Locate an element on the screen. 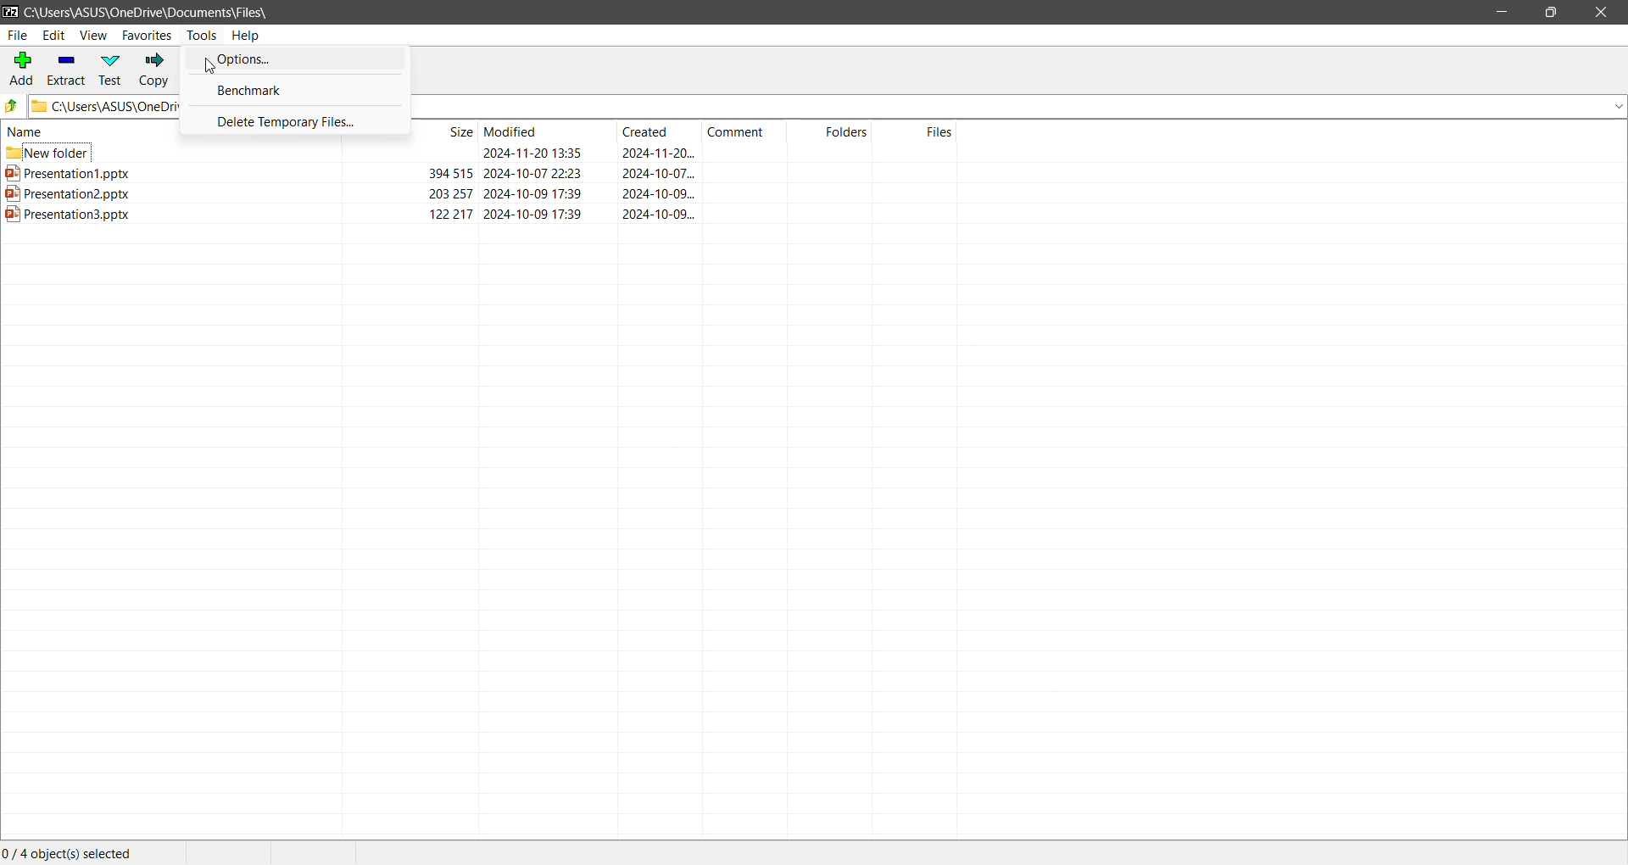 The width and height of the screenshot is (1628, 865). Options is located at coordinates (297, 60).